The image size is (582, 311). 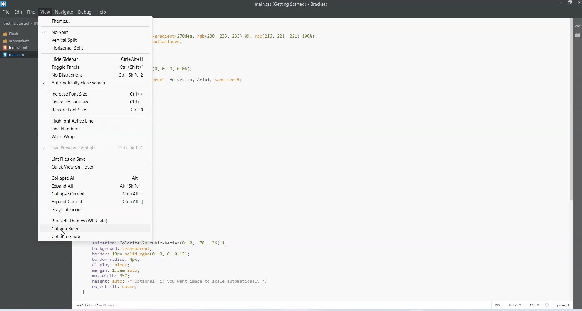 What do you see at coordinates (95, 129) in the screenshot?
I see `Line numbers` at bounding box center [95, 129].